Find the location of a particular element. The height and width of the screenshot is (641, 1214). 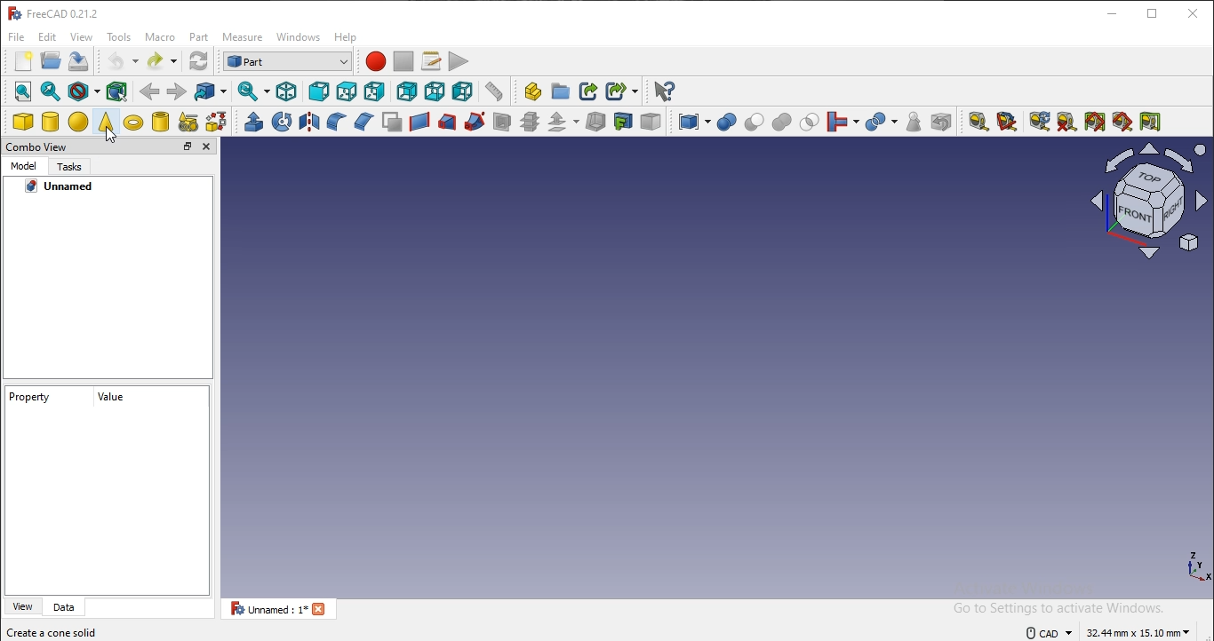

file is located at coordinates (19, 36).